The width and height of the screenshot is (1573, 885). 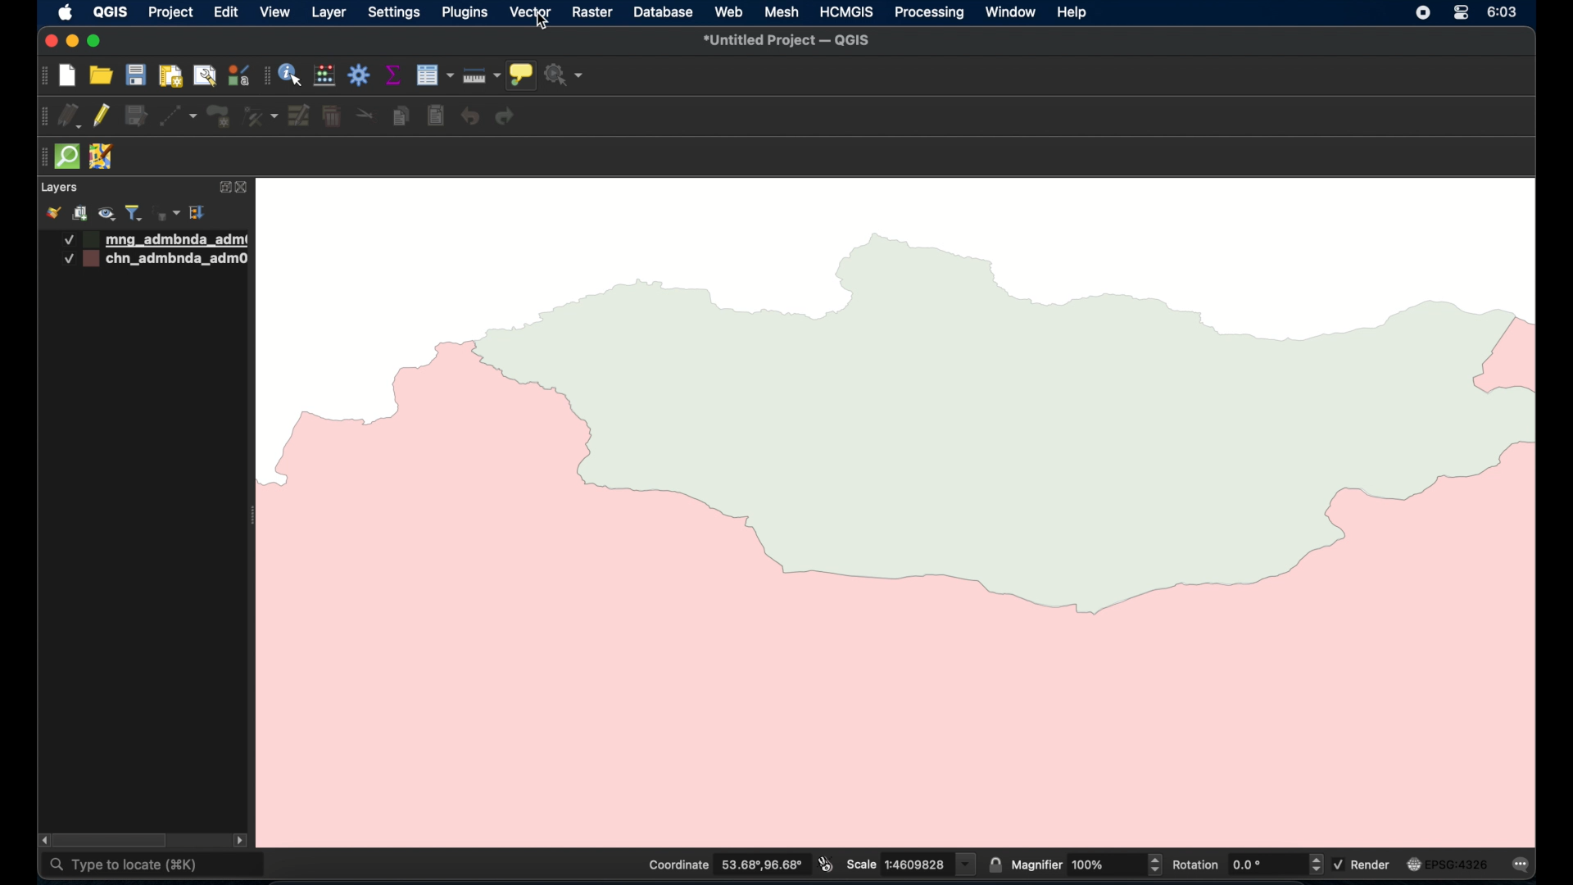 What do you see at coordinates (170, 14) in the screenshot?
I see `project` at bounding box center [170, 14].